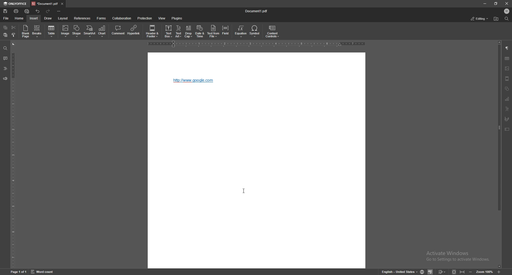  I want to click on image, so click(507, 68).